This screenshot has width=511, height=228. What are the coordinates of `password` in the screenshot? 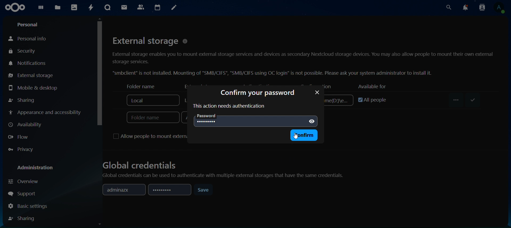 It's located at (317, 92).